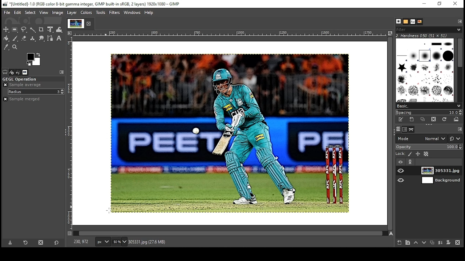  What do you see at coordinates (15, 38) in the screenshot?
I see `paintbrush tool` at bounding box center [15, 38].